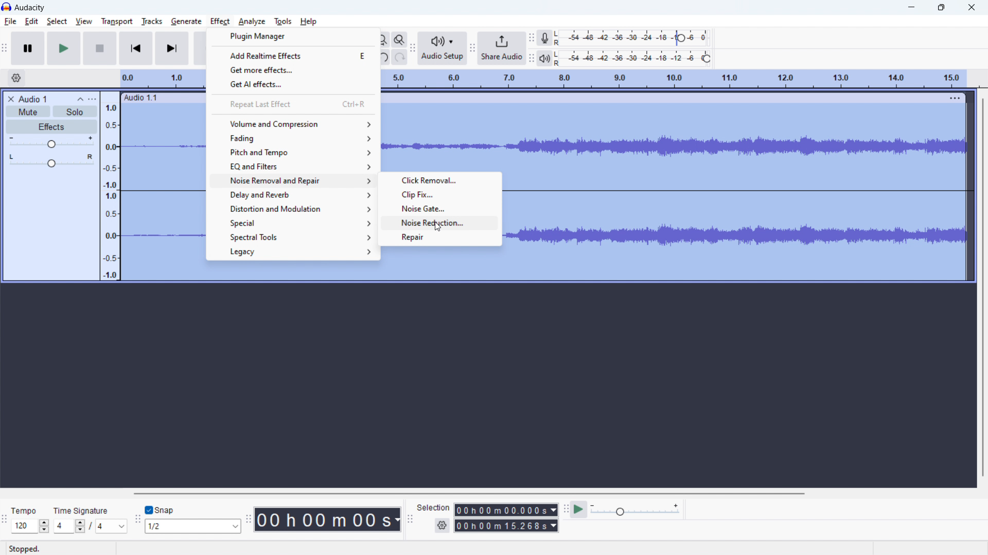 The width and height of the screenshot is (988, 555). I want to click on click removal, so click(439, 180).